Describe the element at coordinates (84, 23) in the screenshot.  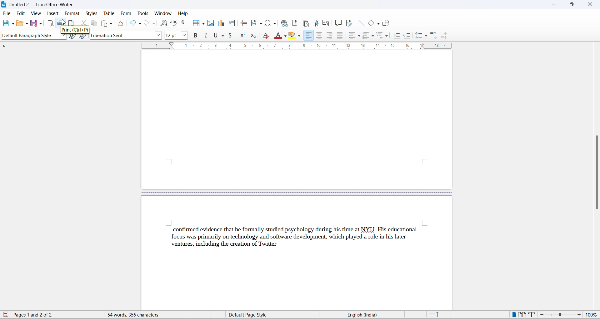
I see `cut` at that location.